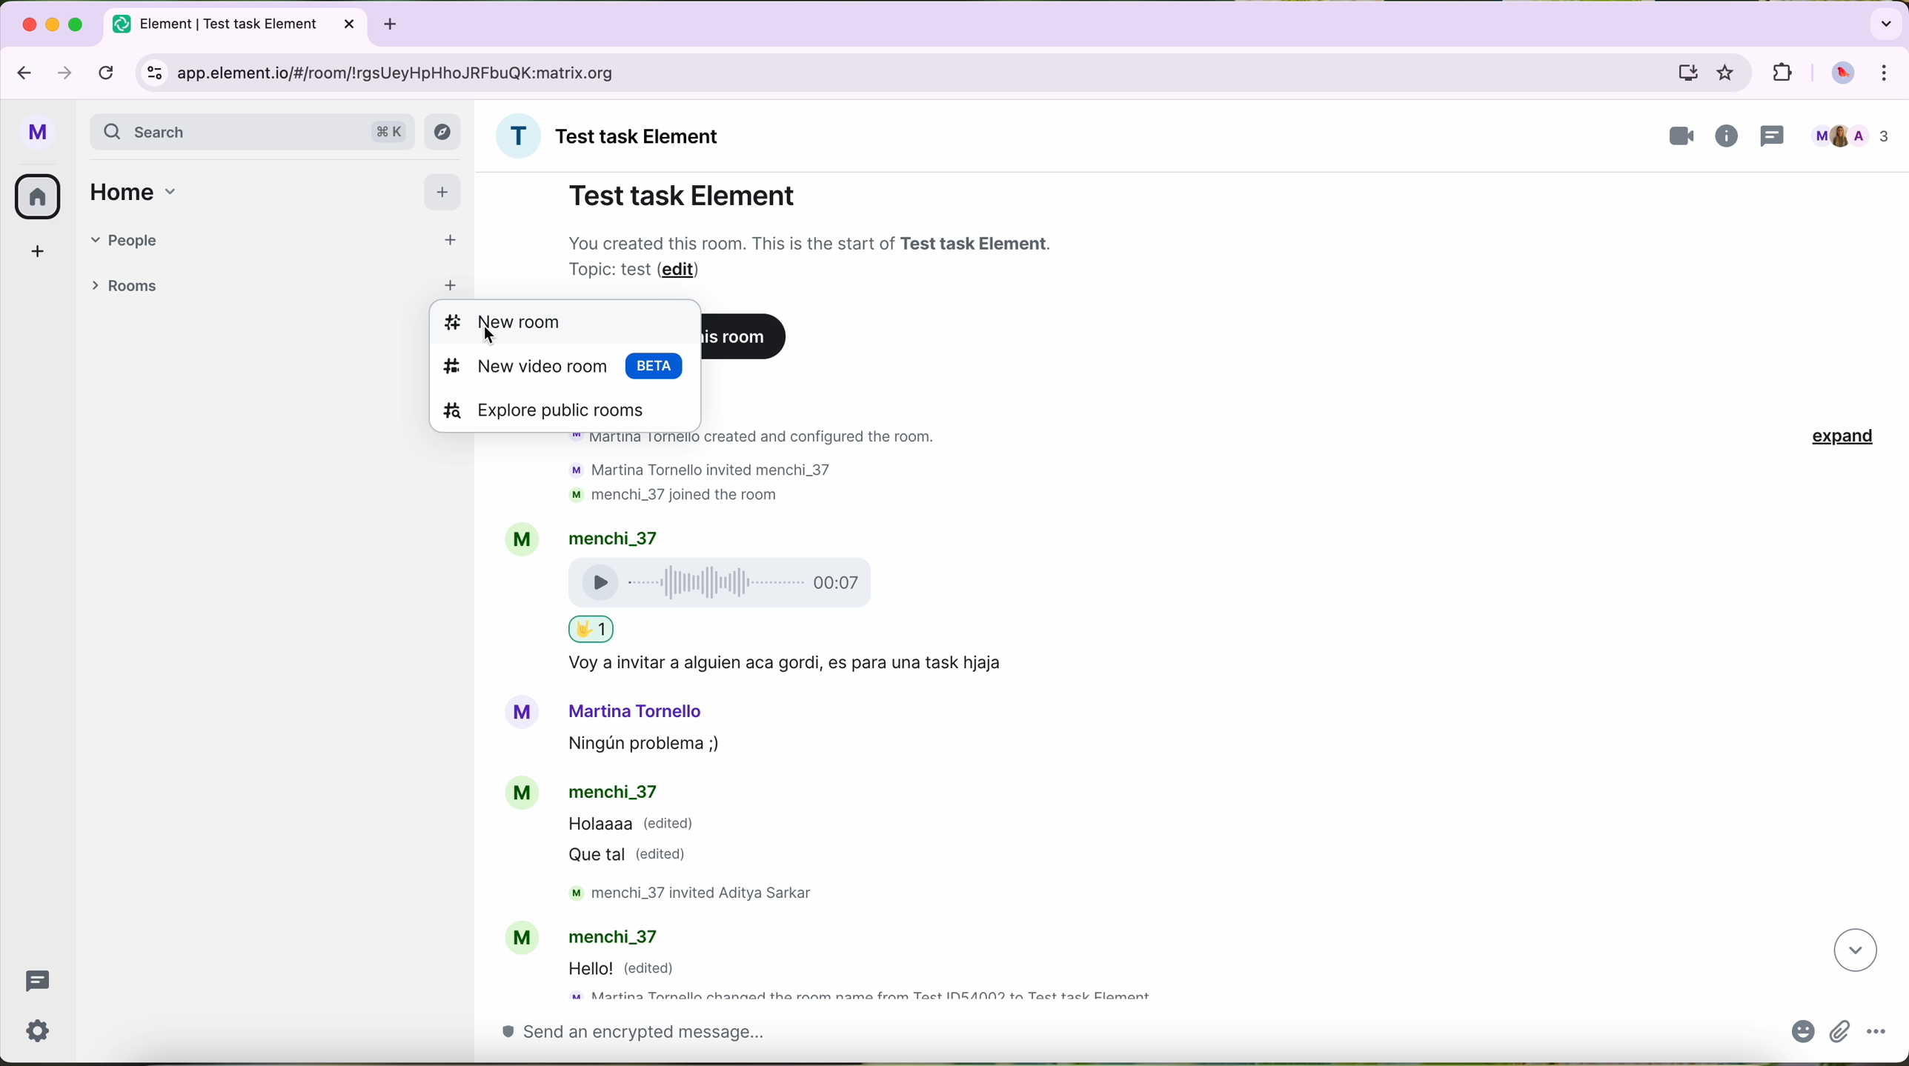 Image resolution: width=1909 pixels, height=1066 pixels. Describe the element at coordinates (28, 24) in the screenshot. I see `close Google Chrome` at that location.